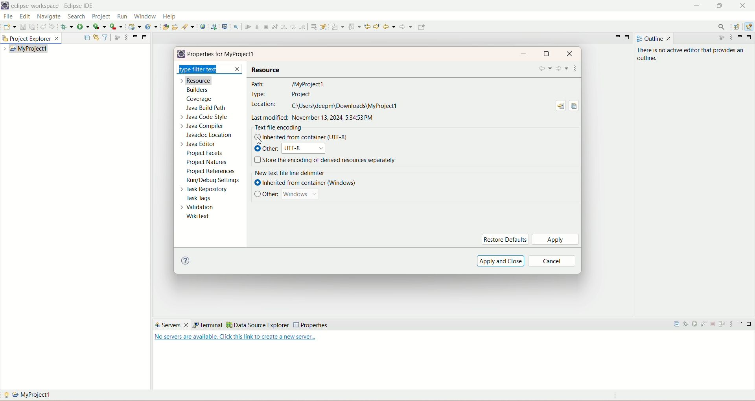 The width and height of the screenshot is (755, 401). Describe the element at coordinates (750, 38) in the screenshot. I see `maximize` at that location.